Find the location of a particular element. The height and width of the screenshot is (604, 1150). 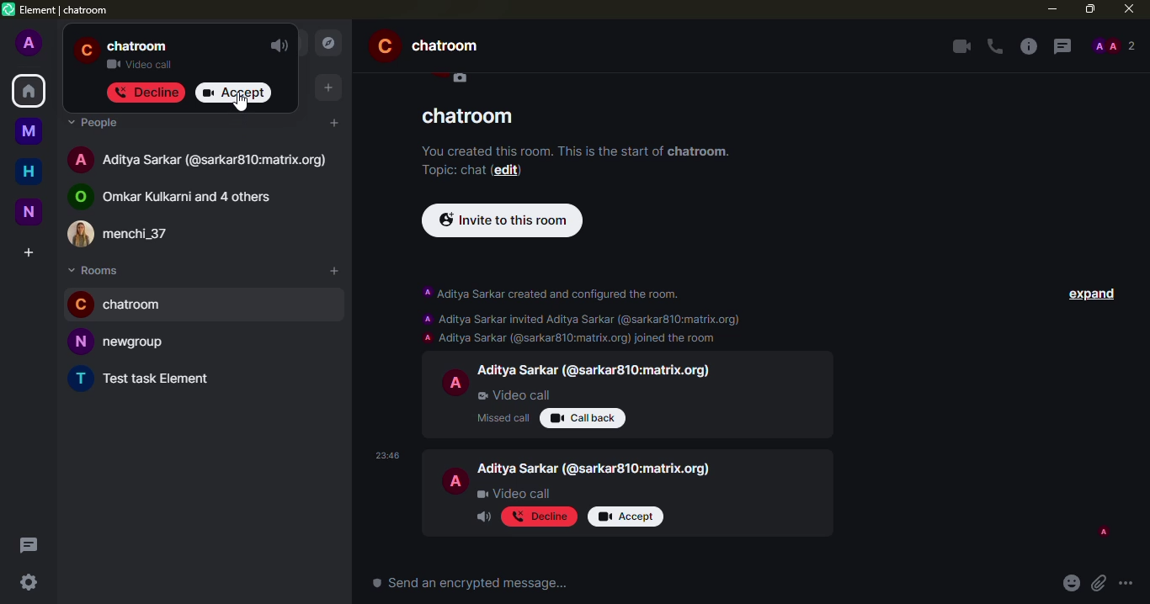

new is located at coordinates (29, 210).